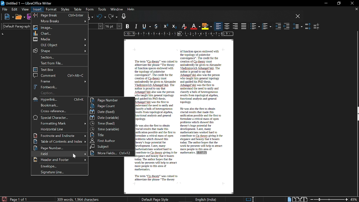 The width and height of the screenshot is (359, 202). I want to click on Time variable, so click(111, 128).